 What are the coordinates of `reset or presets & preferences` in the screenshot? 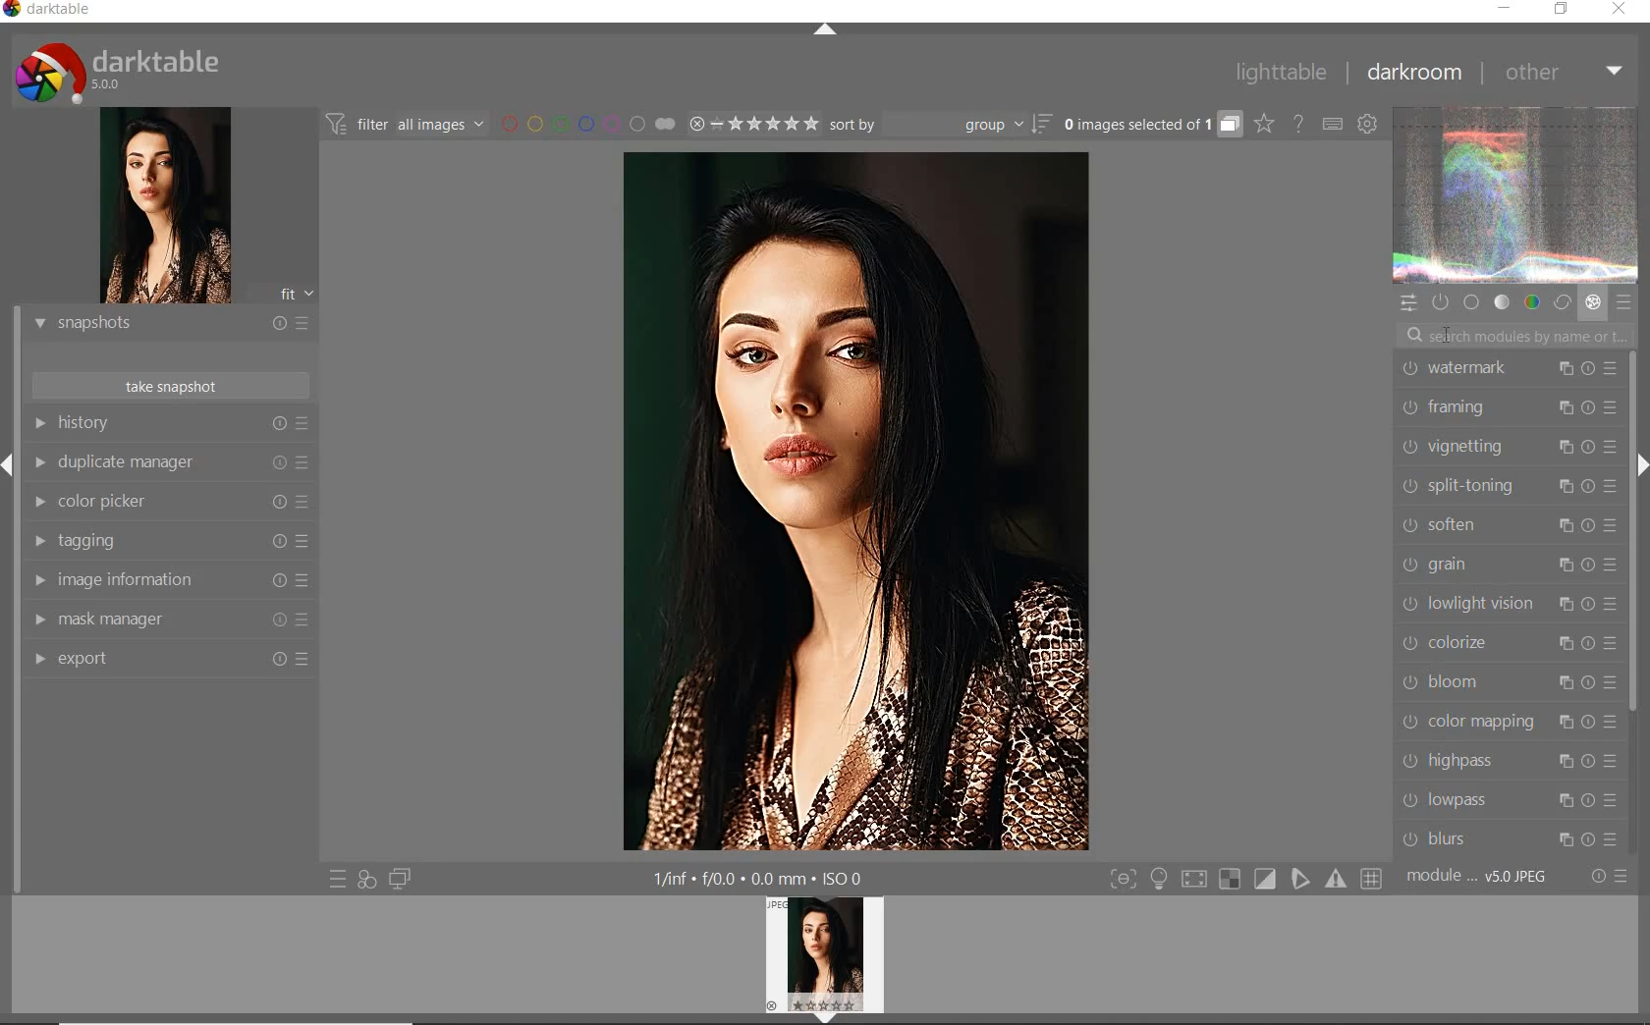 It's located at (1610, 880).